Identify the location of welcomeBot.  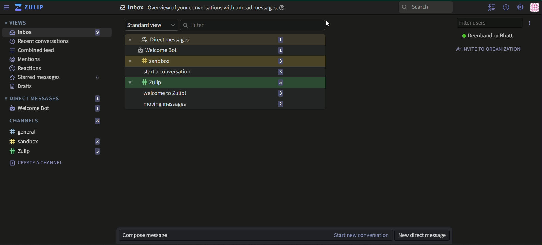
(204, 50).